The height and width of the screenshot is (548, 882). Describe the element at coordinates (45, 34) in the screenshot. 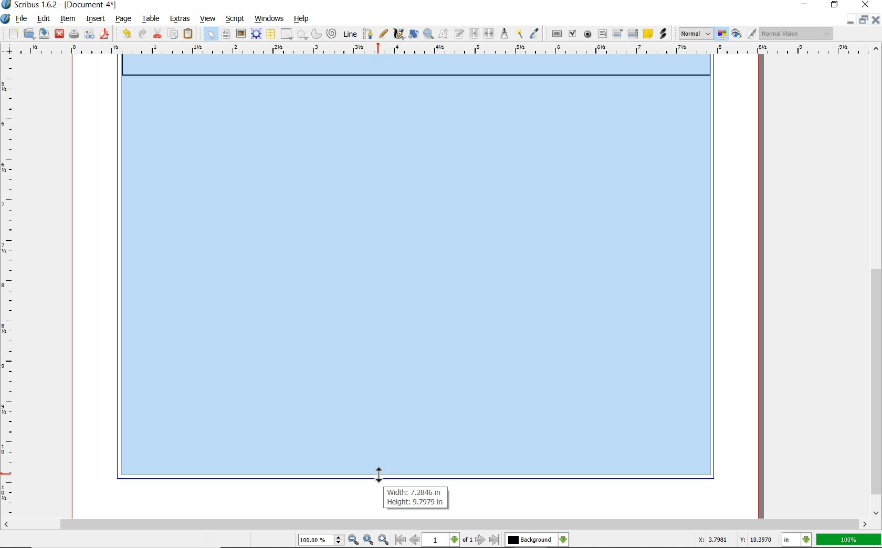

I see `save` at that location.